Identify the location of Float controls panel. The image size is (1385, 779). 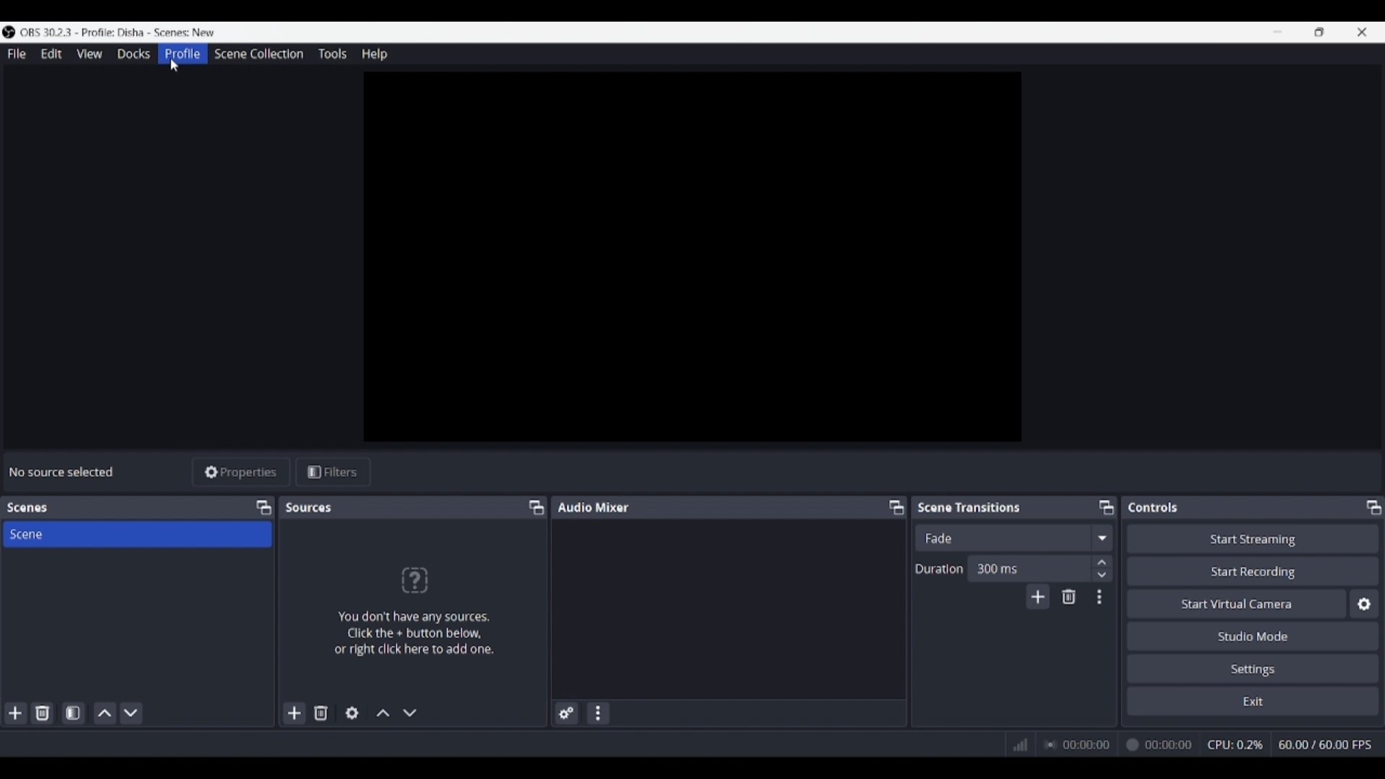
(1373, 507).